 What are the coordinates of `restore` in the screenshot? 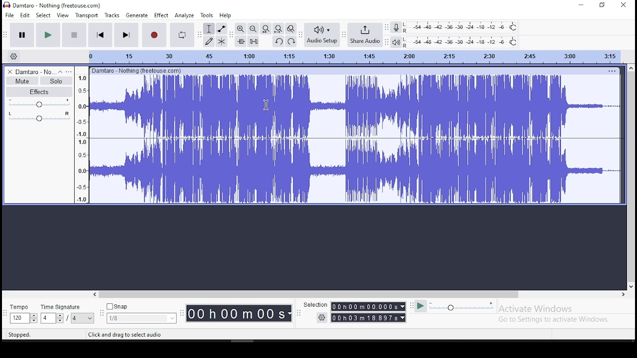 It's located at (603, 4).